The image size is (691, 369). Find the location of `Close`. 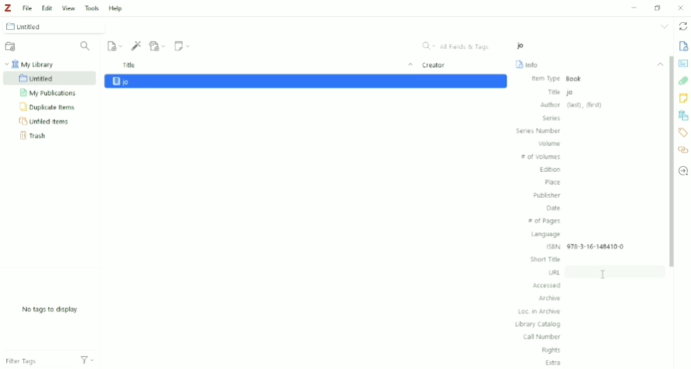

Close is located at coordinates (680, 8).